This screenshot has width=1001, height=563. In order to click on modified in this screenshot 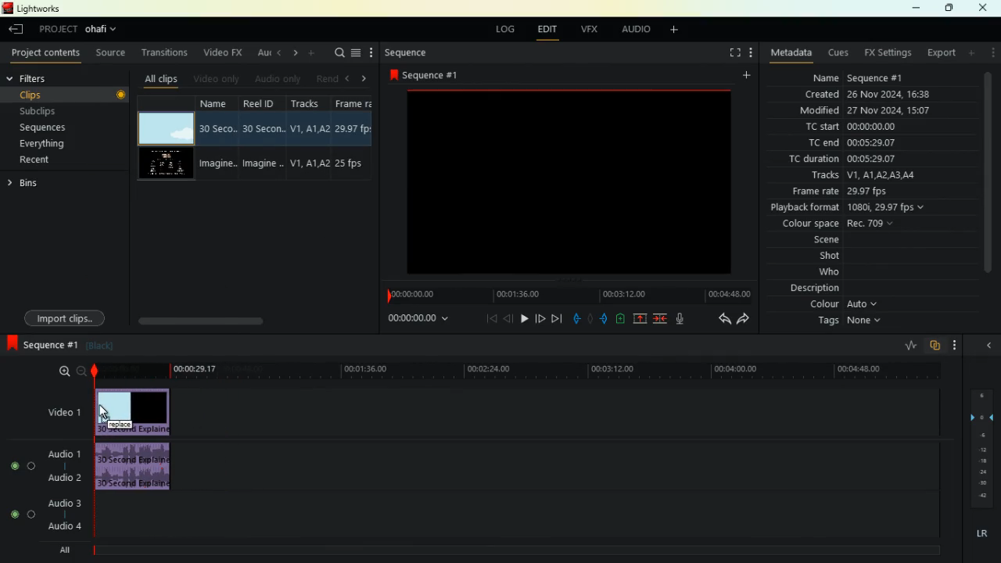, I will do `click(822, 109)`.